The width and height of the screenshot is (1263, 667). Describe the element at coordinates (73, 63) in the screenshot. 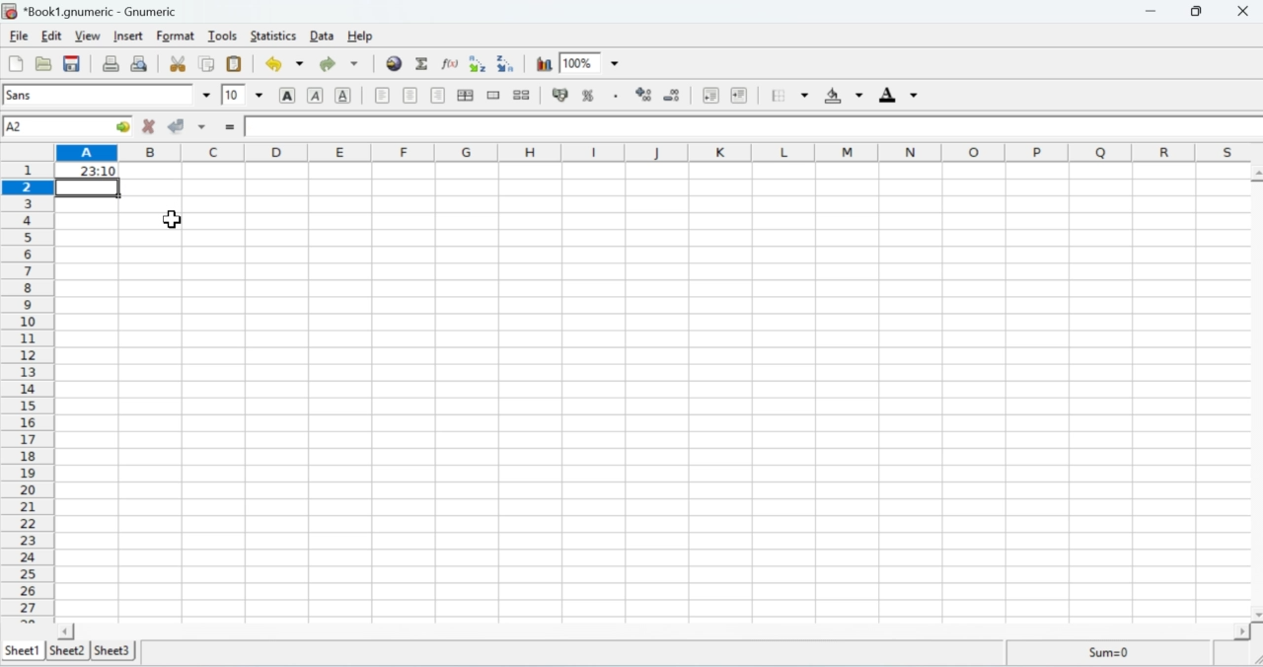

I see `Save the current workbook` at that location.